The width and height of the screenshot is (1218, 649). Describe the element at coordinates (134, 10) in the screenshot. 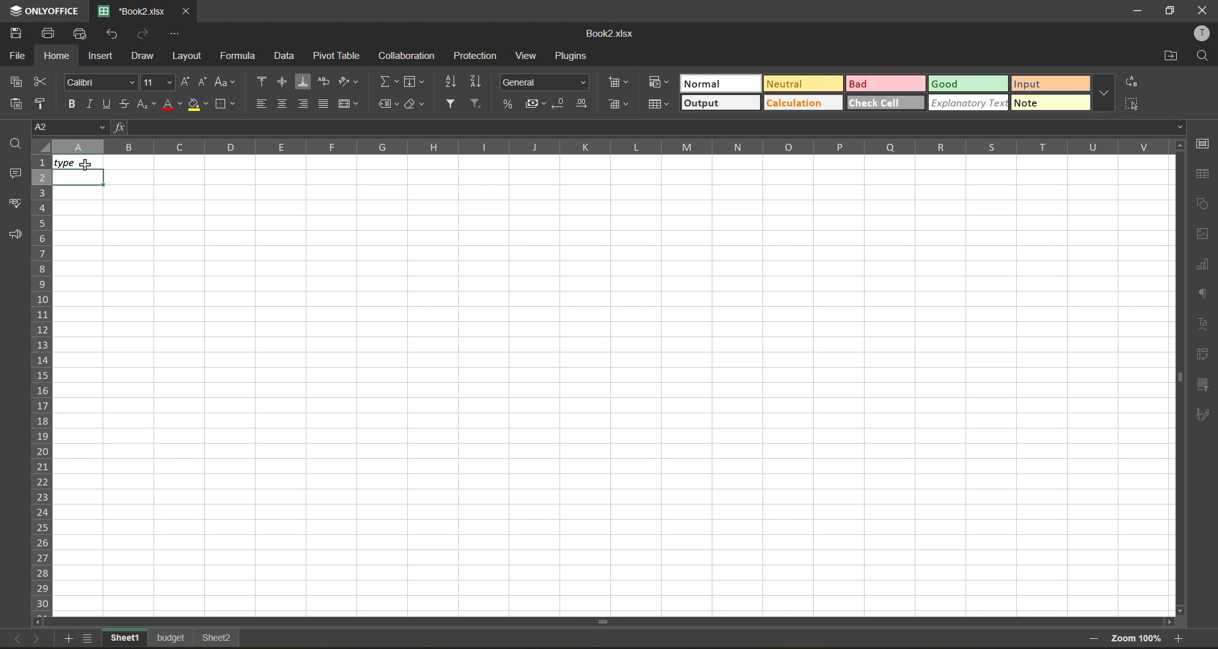

I see `Book2.xlsx` at that location.